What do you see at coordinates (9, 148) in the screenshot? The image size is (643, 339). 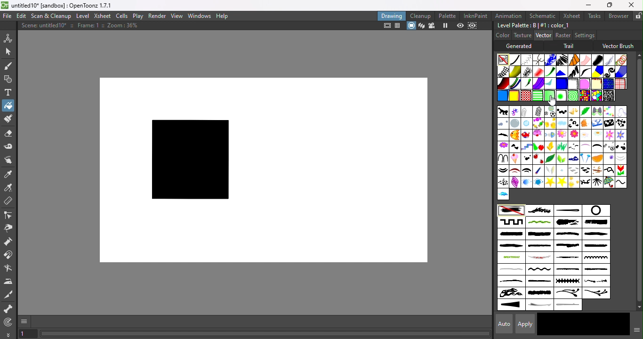 I see `Tape tool` at bounding box center [9, 148].